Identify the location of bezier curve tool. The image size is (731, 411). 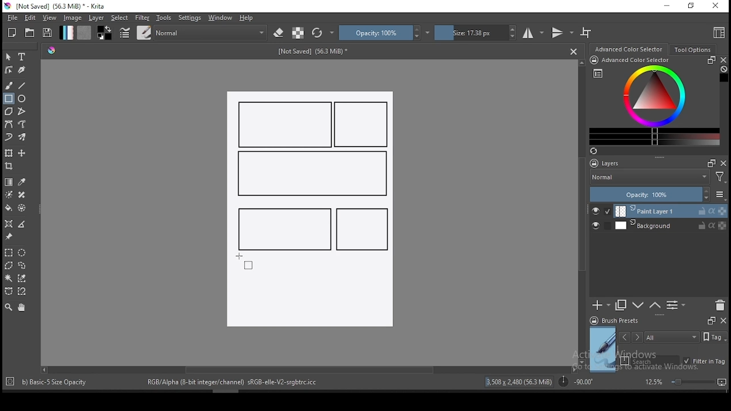
(8, 125).